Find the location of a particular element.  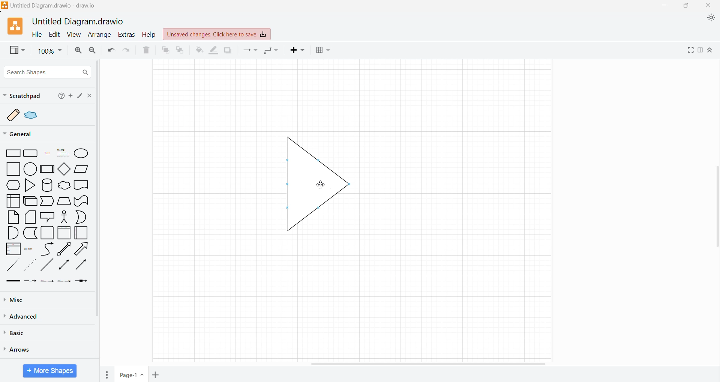

Application Logo is located at coordinates (12, 27).